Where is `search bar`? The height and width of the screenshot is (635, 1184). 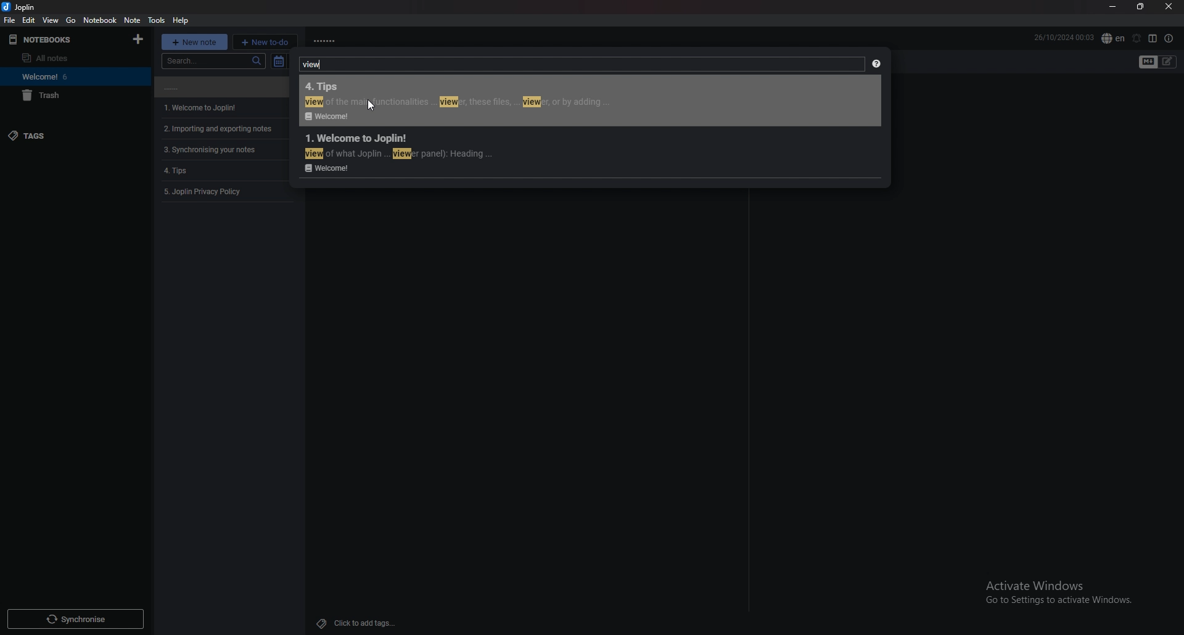
search bar is located at coordinates (216, 60).